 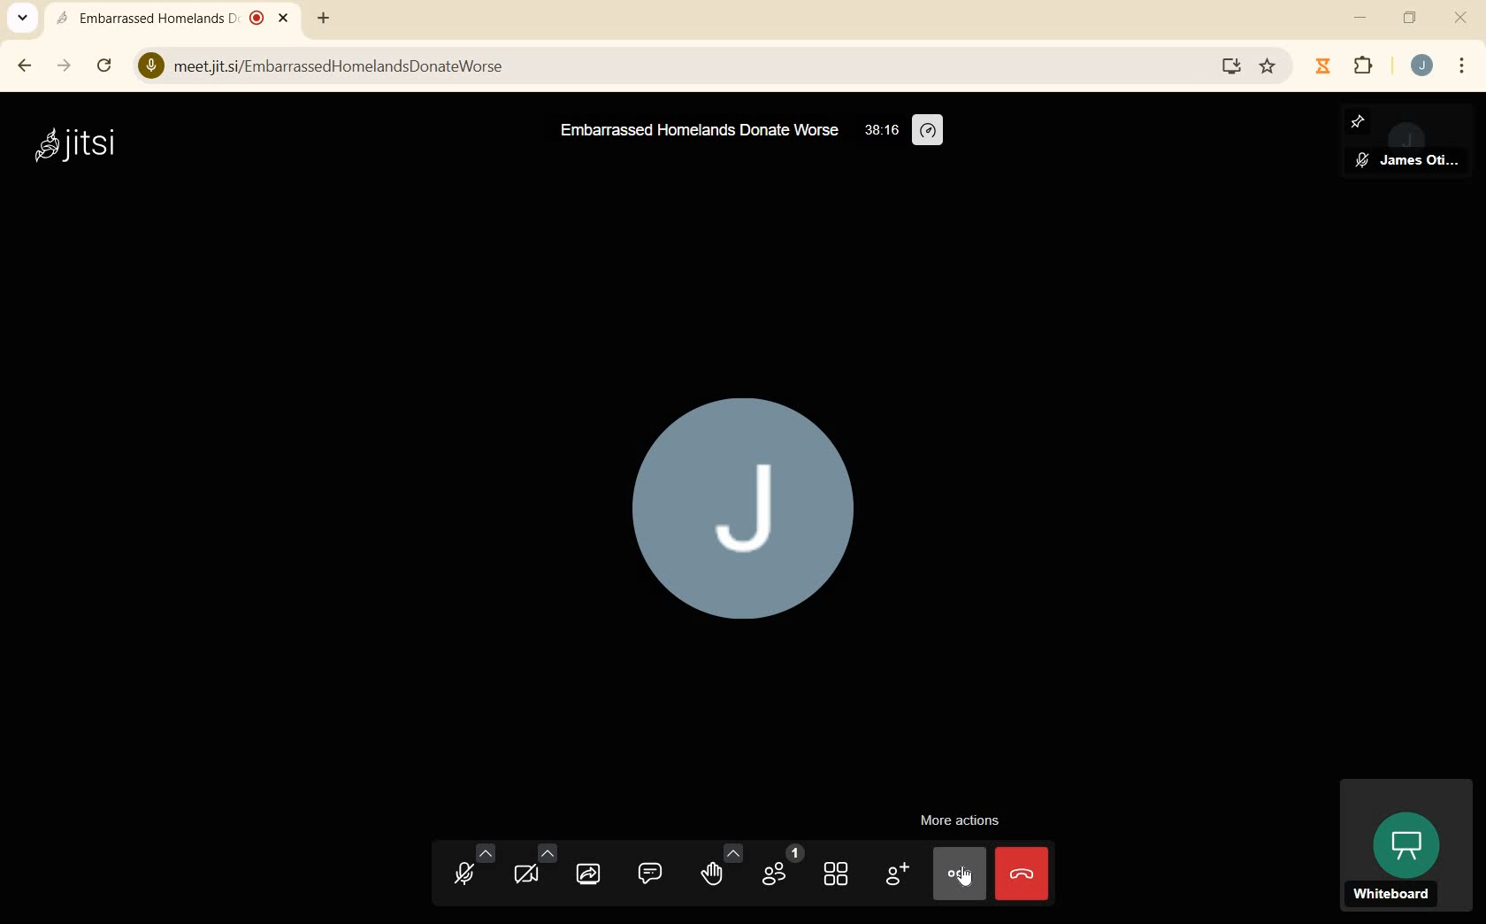 What do you see at coordinates (322, 18) in the screenshot?
I see `new tab` at bounding box center [322, 18].